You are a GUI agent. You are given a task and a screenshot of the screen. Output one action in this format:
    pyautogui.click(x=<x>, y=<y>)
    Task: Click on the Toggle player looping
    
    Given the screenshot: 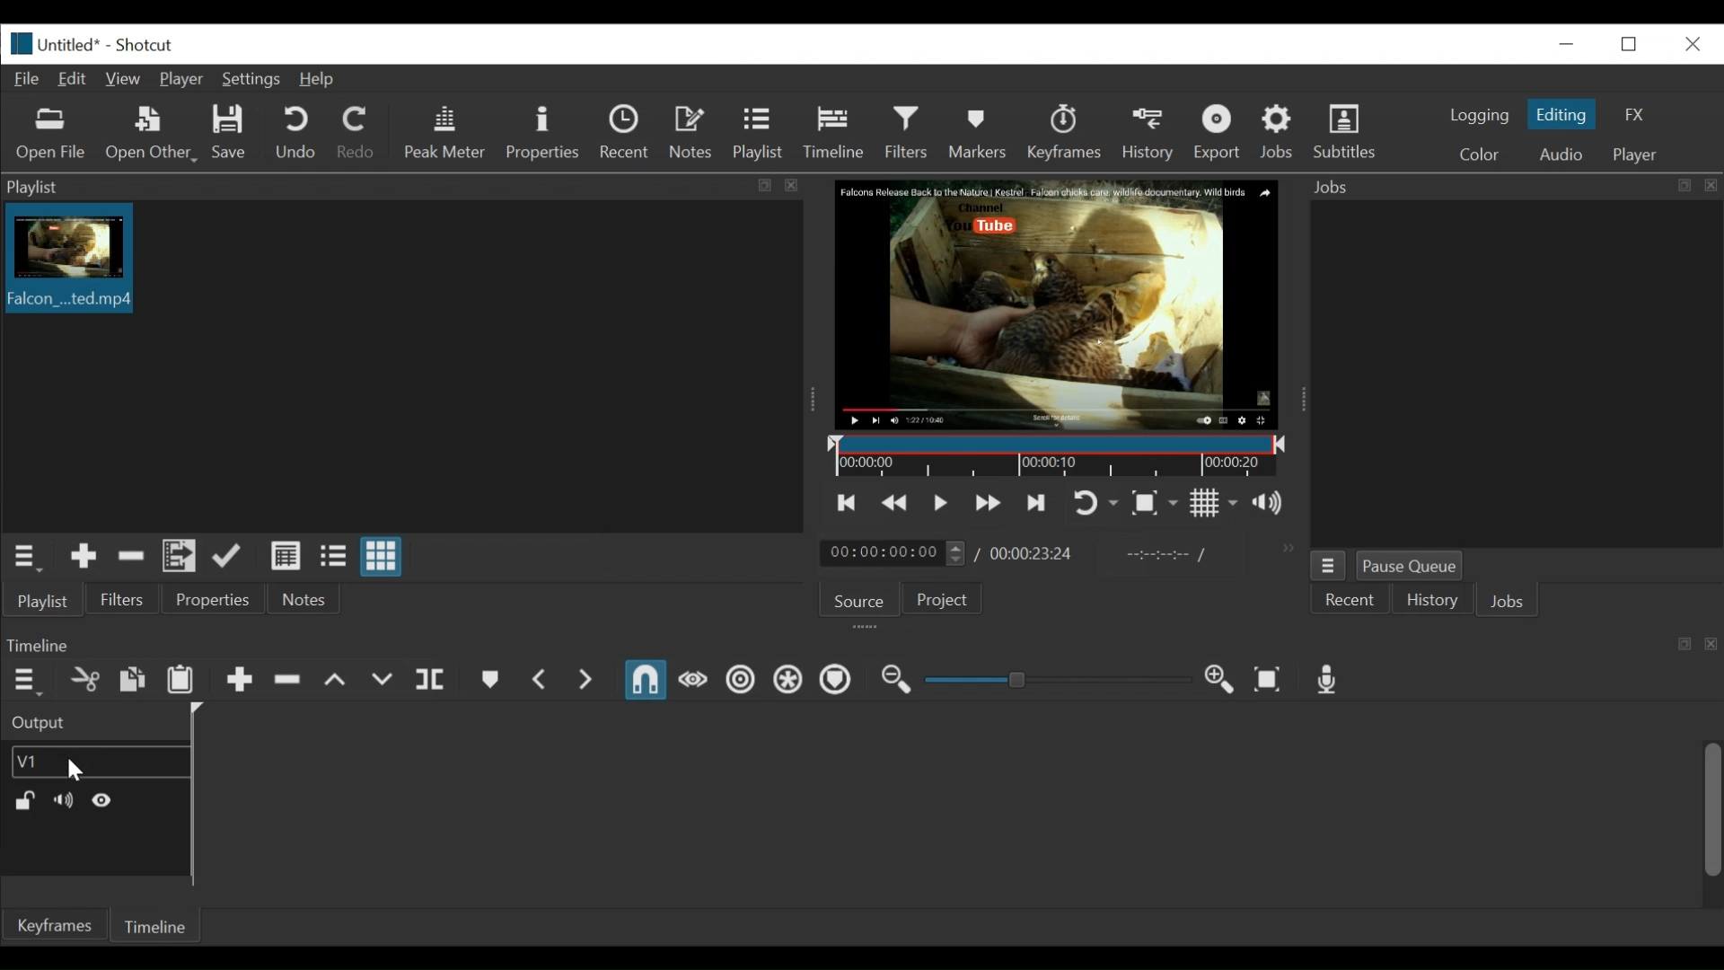 What is the action you would take?
    pyautogui.click(x=1041, y=504)
    